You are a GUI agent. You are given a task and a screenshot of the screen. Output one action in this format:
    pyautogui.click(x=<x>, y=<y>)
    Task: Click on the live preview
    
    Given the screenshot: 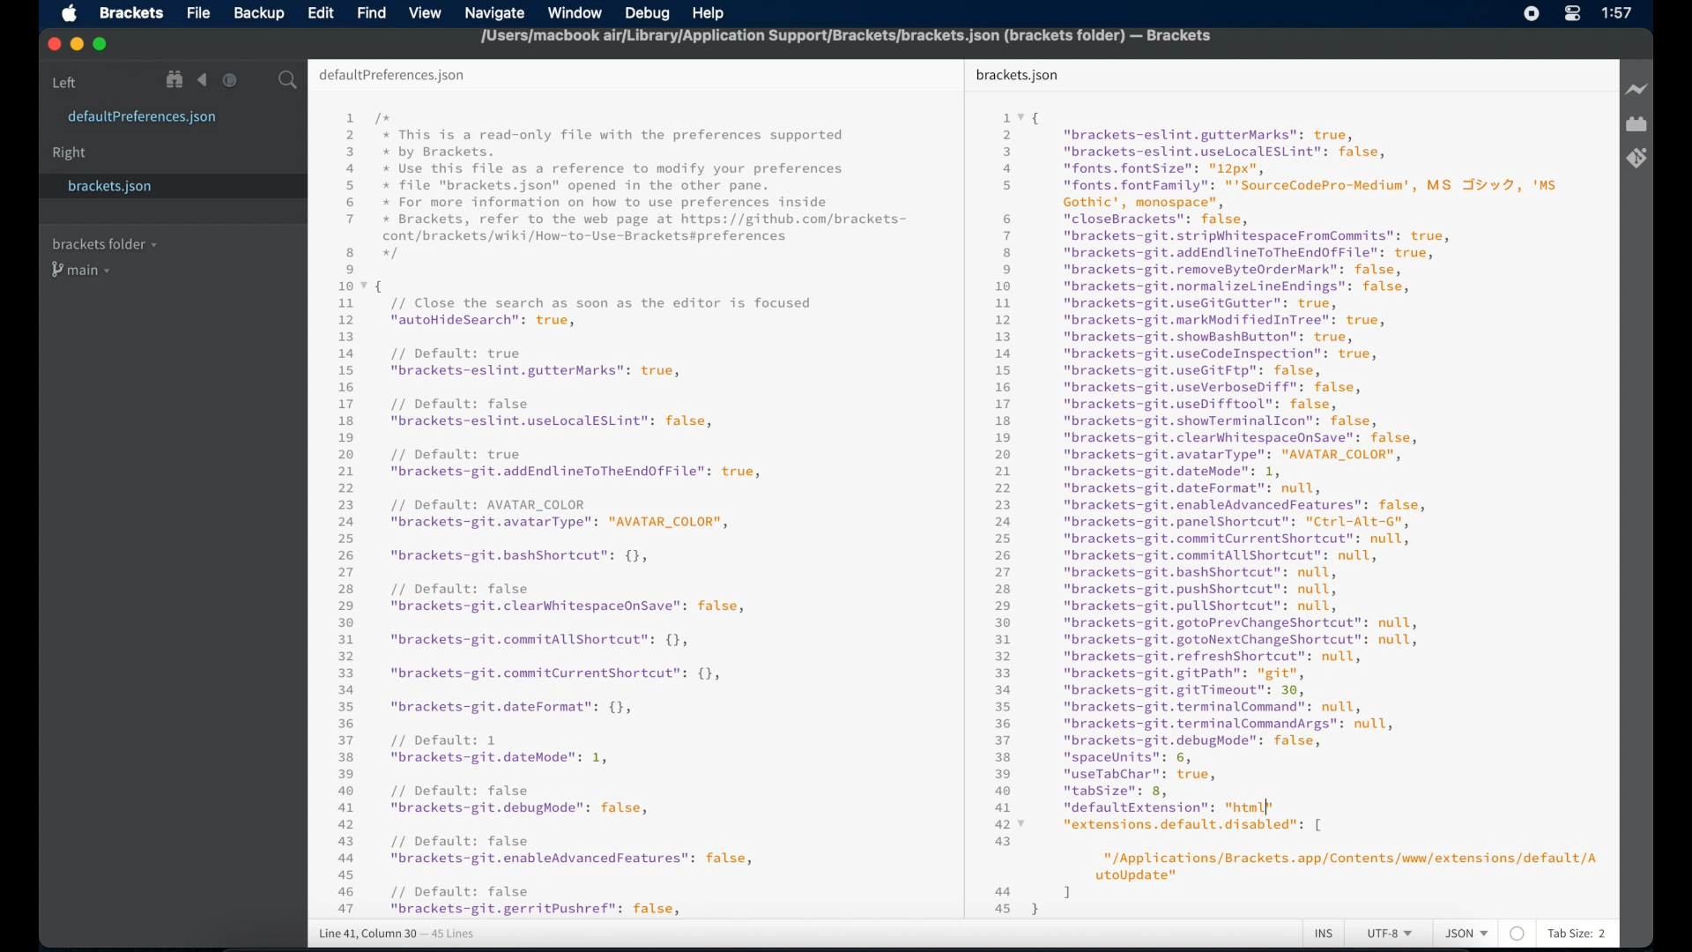 What is the action you would take?
    pyautogui.click(x=1636, y=89)
    